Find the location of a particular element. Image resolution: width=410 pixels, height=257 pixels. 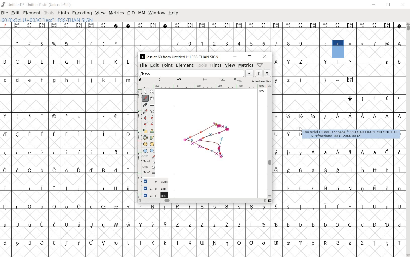

skew the selection is located at coordinates (152, 137).